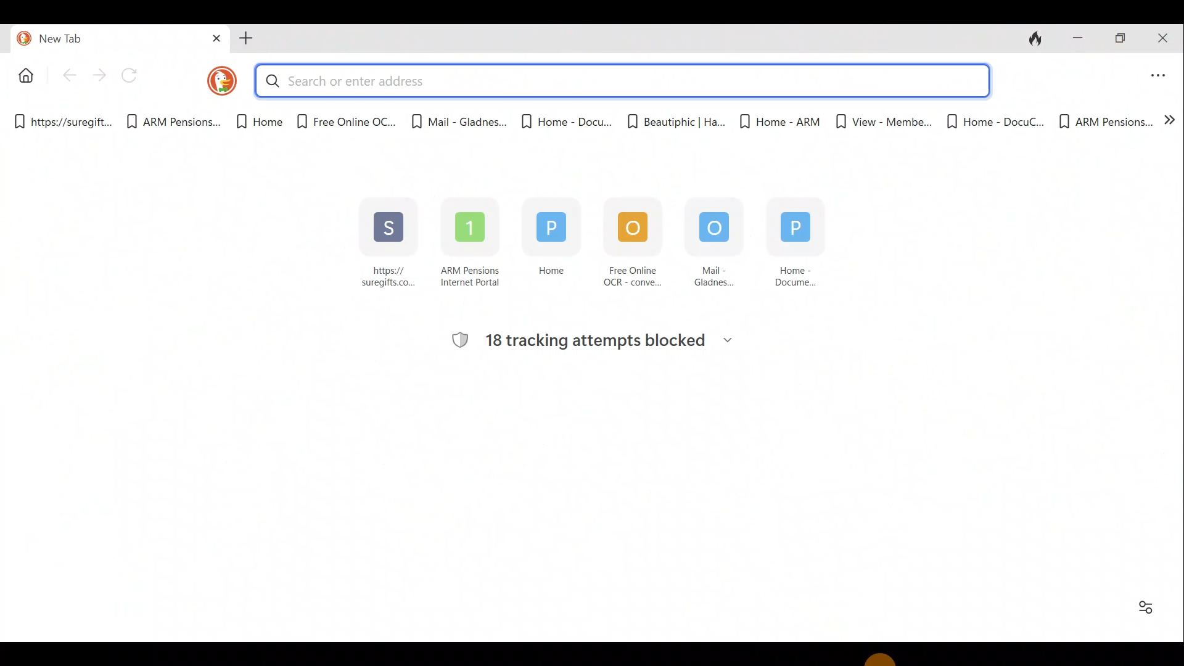 Image resolution: width=1184 pixels, height=666 pixels. What do you see at coordinates (23, 74) in the screenshot?
I see `Home` at bounding box center [23, 74].